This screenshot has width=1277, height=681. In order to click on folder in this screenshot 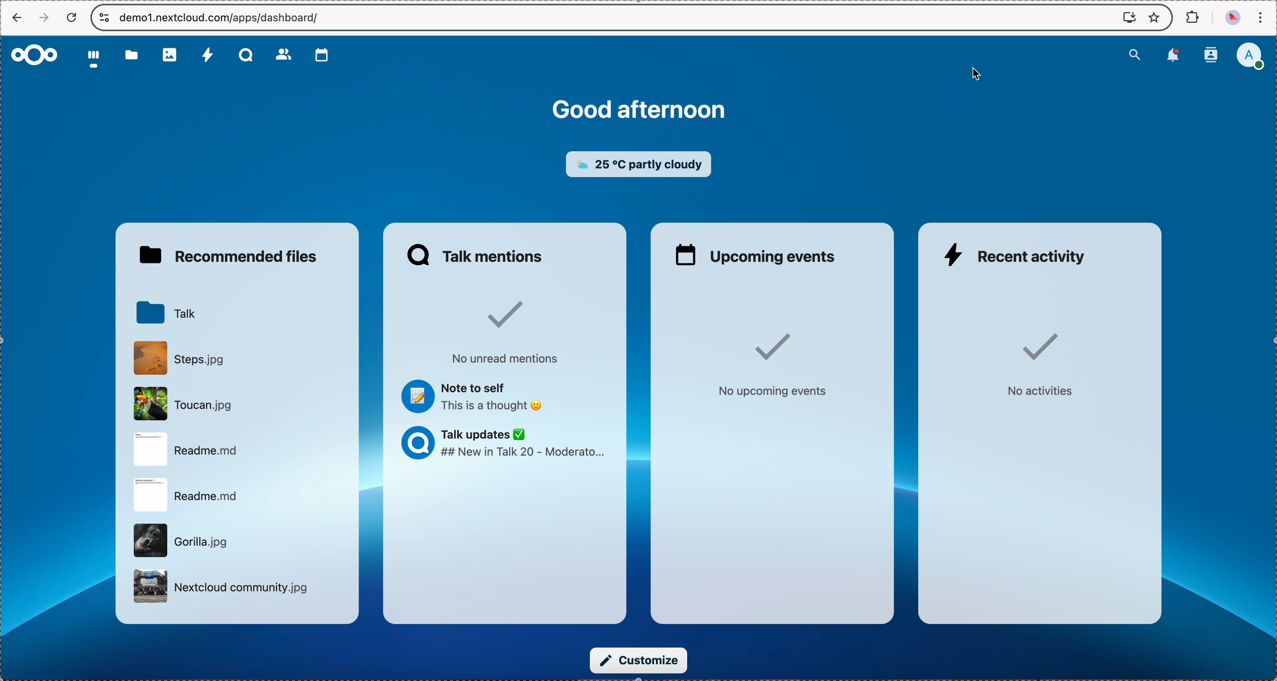, I will do `click(128, 56)`.